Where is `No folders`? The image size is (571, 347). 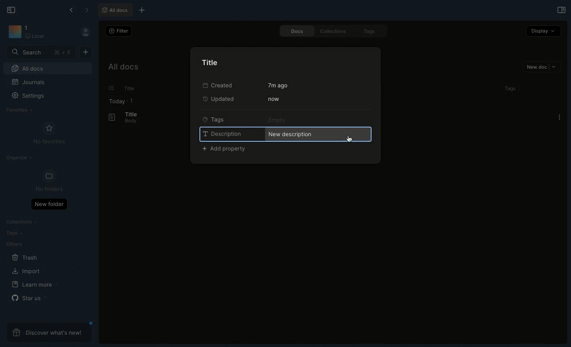 No folders is located at coordinates (46, 181).